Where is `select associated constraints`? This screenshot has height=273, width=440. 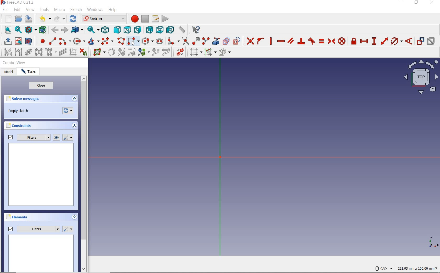 select associated constraints is located at coordinates (6, 52).